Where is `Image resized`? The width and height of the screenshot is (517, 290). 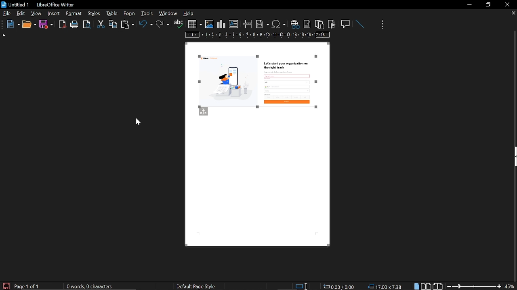
Image resized is located at coordinates (258, 82).